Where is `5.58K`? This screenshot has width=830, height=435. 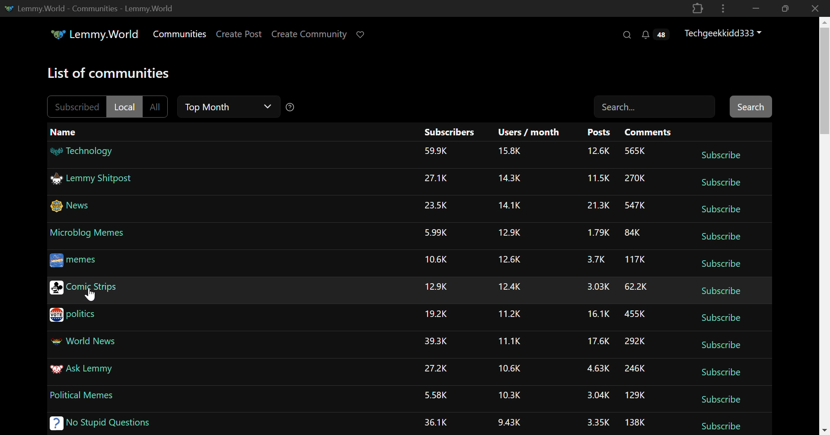
5.58K is located at coordinates (436, 395).